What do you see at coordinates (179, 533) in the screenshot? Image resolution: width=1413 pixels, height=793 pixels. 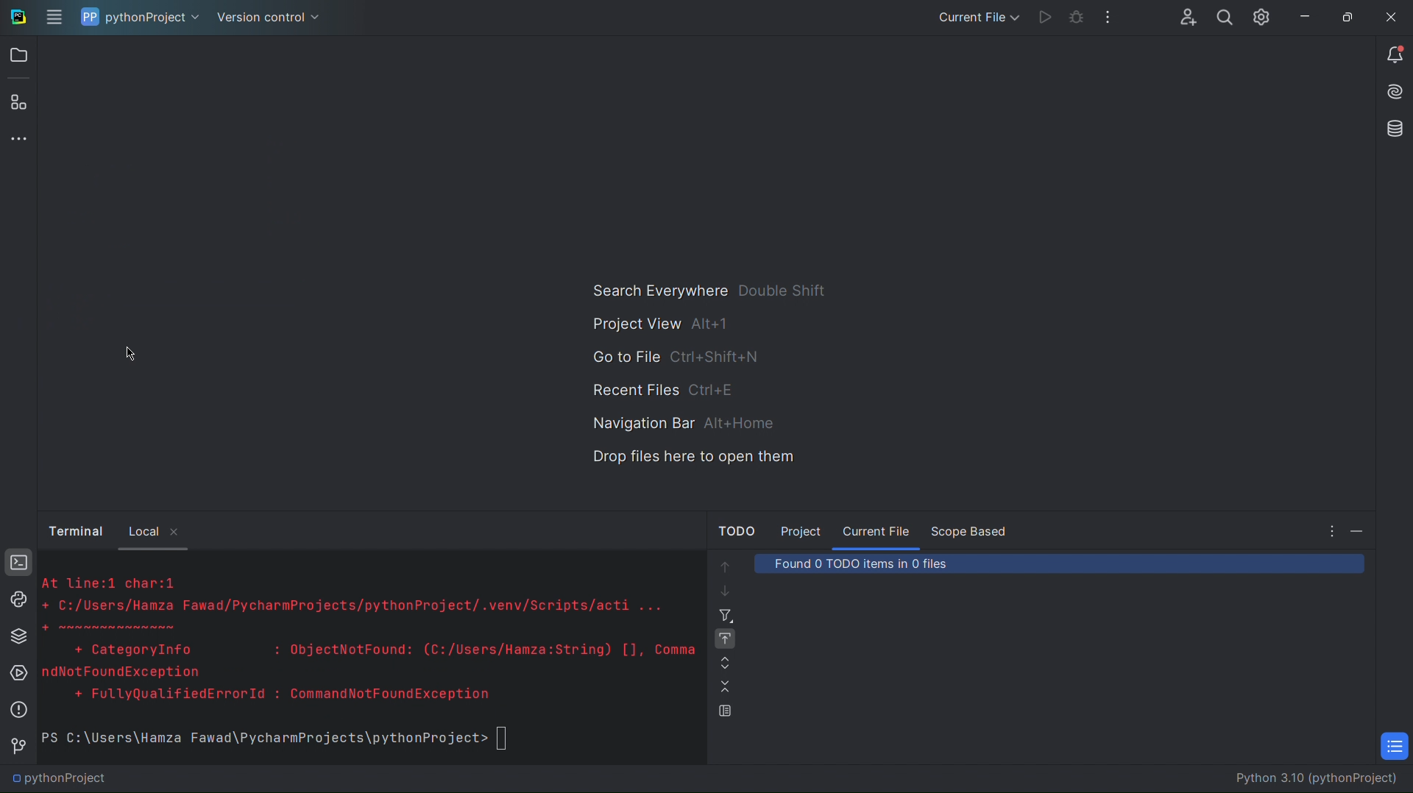 I see `close` at bounding box center [179, 533].